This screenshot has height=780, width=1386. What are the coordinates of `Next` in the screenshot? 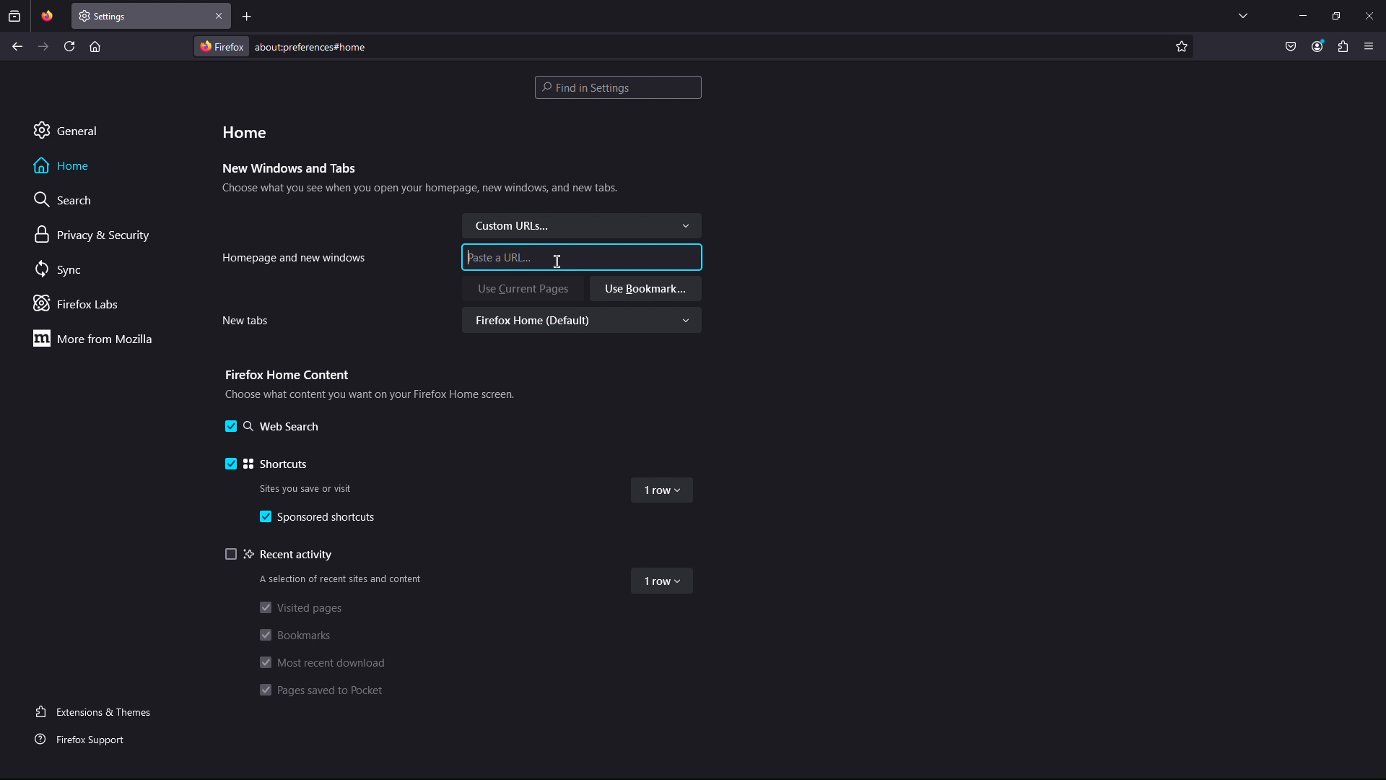 It's located at (44, 46).